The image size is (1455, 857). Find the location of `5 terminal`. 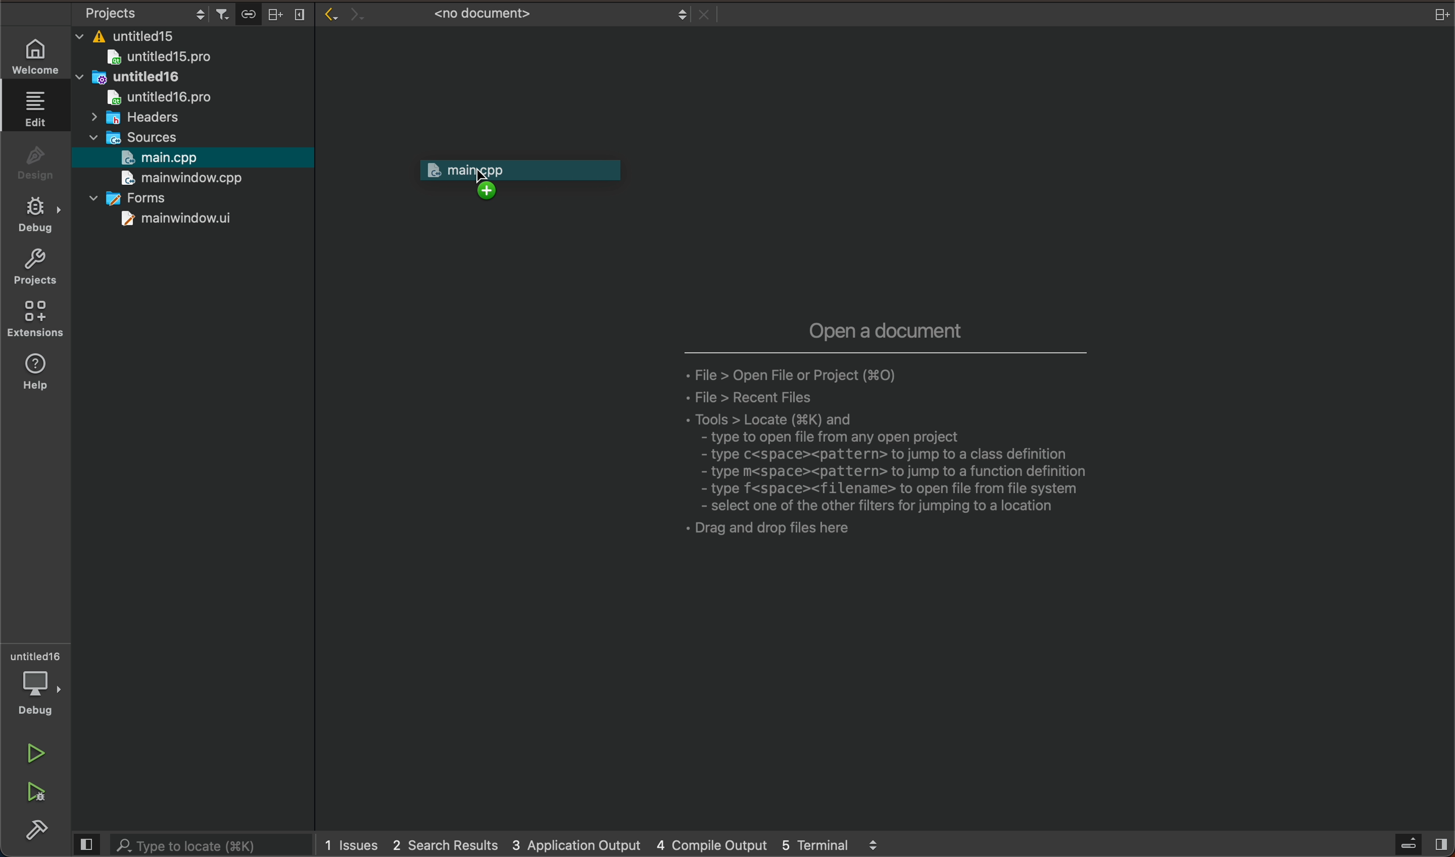

5 terminal is located at coordinates (846, 845).